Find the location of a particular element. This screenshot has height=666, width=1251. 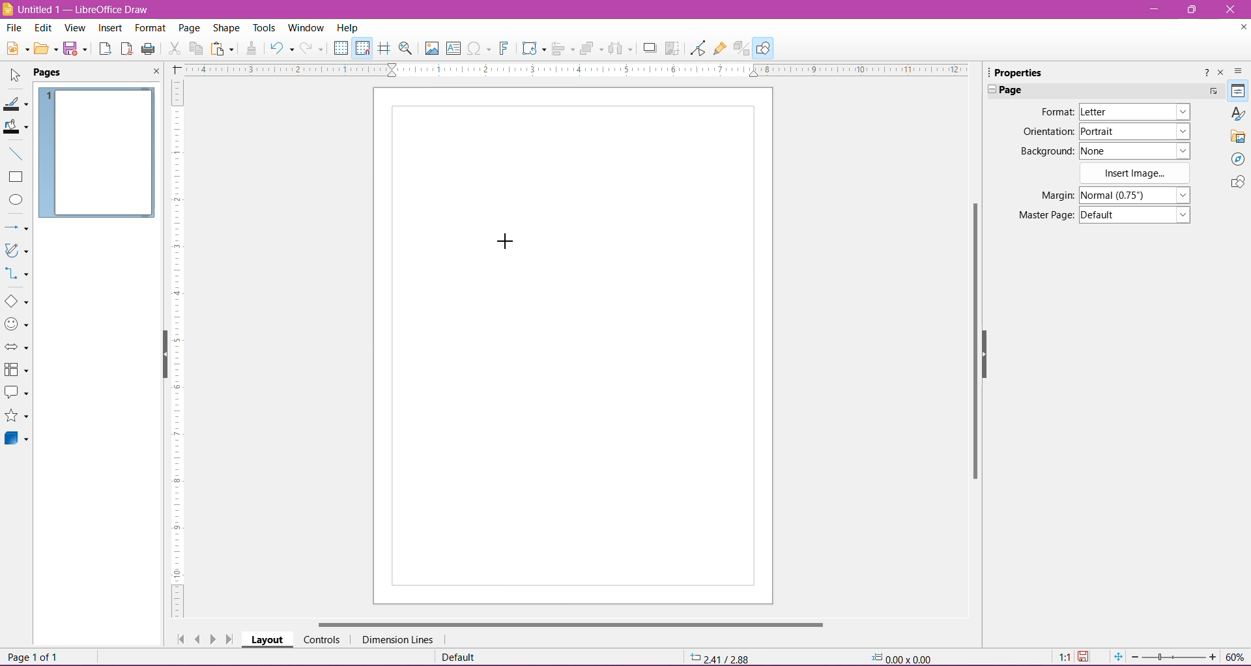

Minimize is located at coordinates (1153, 8).